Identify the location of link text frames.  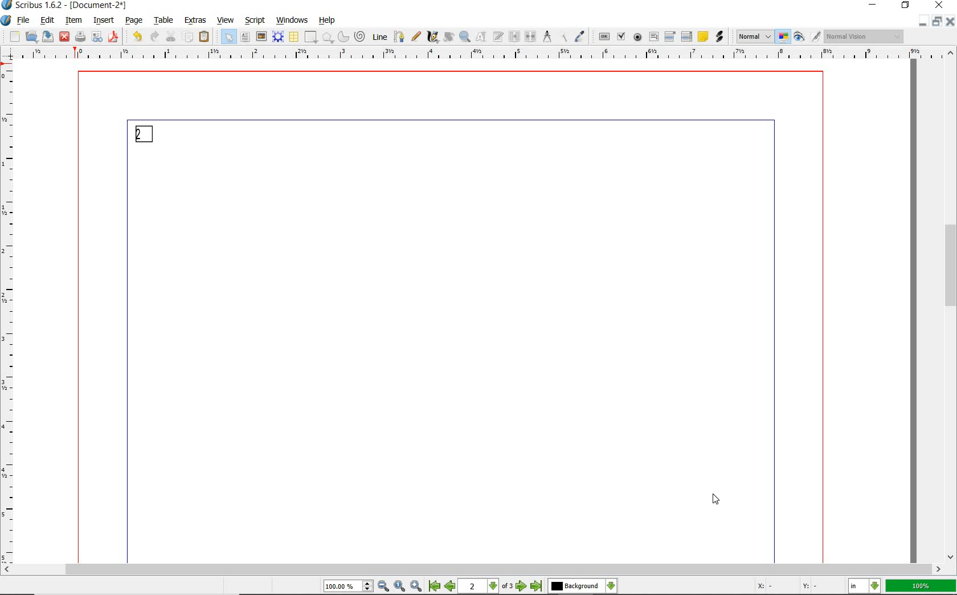
(514, 36).